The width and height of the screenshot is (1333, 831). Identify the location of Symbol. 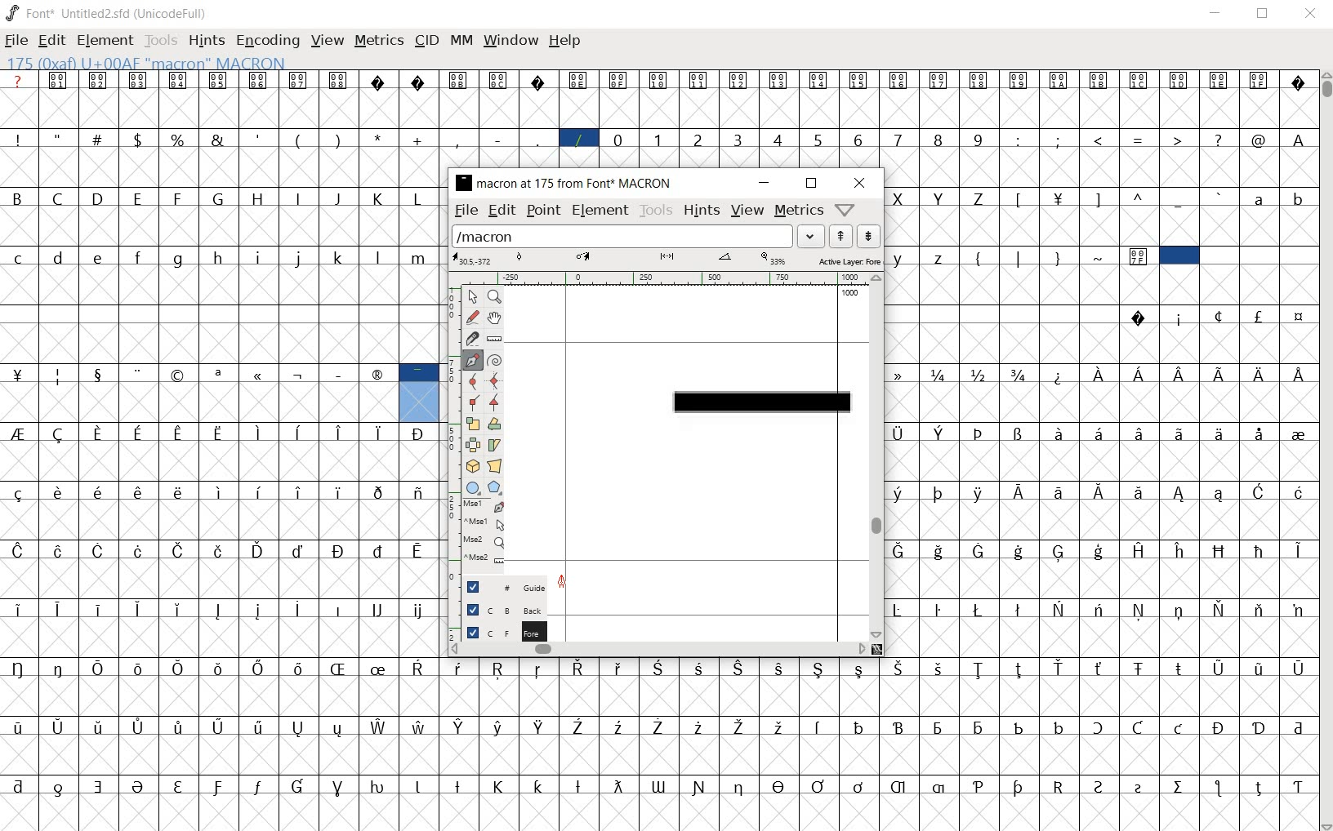
(1099, 432).